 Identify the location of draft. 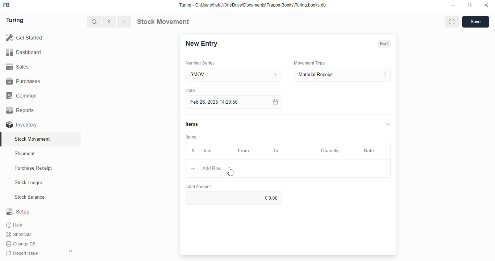
(385, 43).